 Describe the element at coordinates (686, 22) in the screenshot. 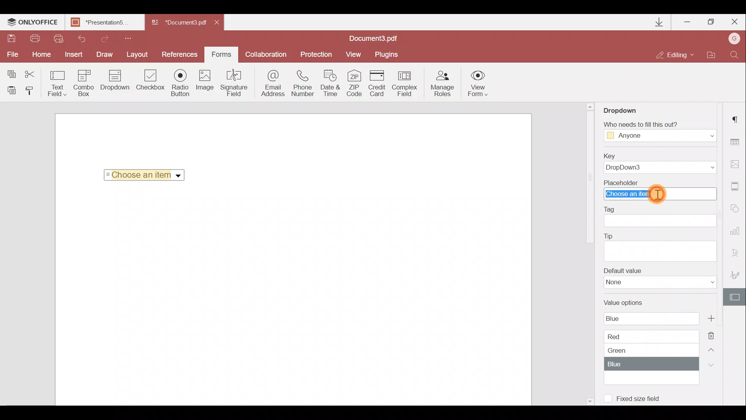

I see `Minimize` at that location.